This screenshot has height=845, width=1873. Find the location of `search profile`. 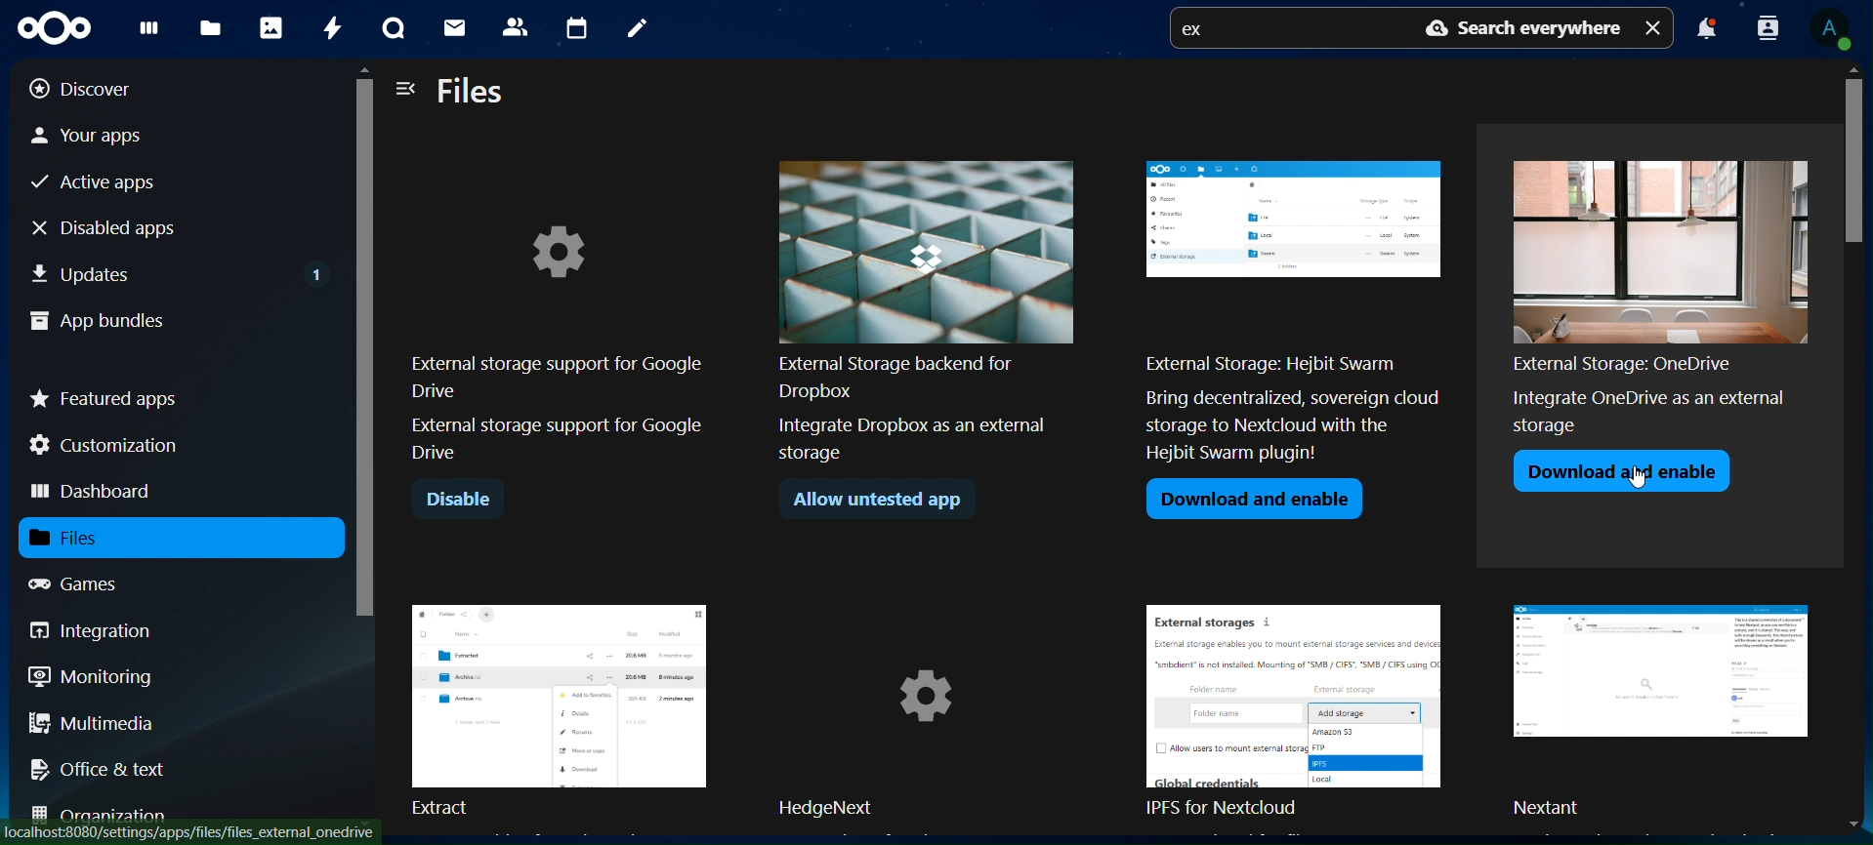

search profile is located at coordinates (1769, 26).